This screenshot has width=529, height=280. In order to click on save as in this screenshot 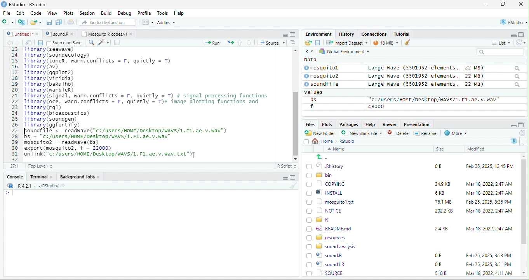, I will do `click(59, 22)`.